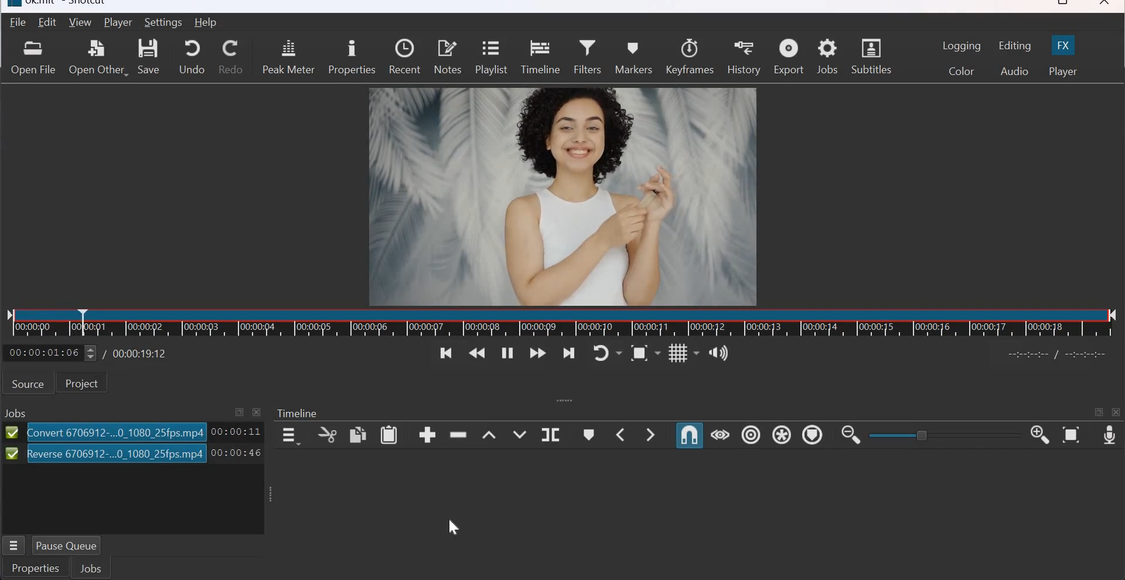 This screenshot has height=580, width=1125. I want to click on Timeline, so click(563, 322).